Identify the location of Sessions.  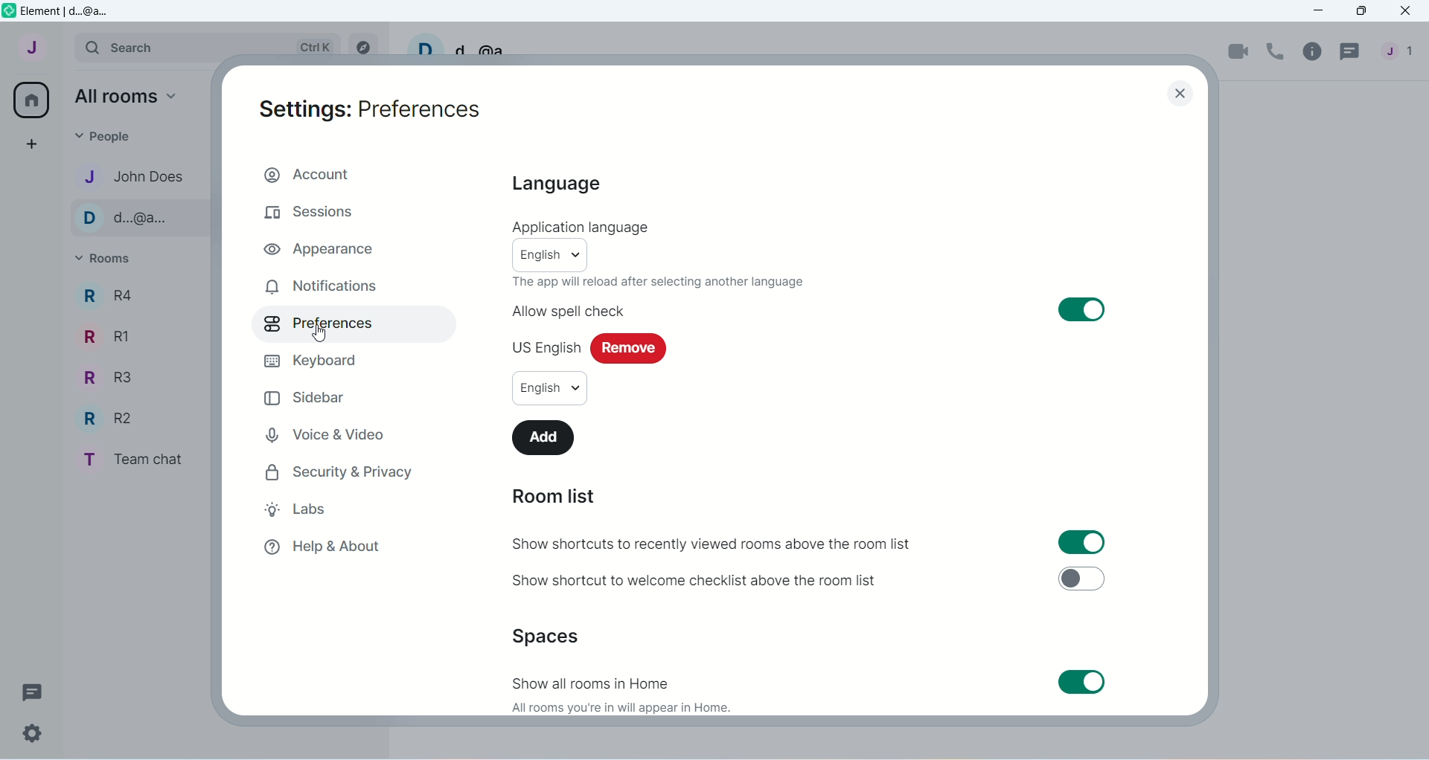
(334, 210).